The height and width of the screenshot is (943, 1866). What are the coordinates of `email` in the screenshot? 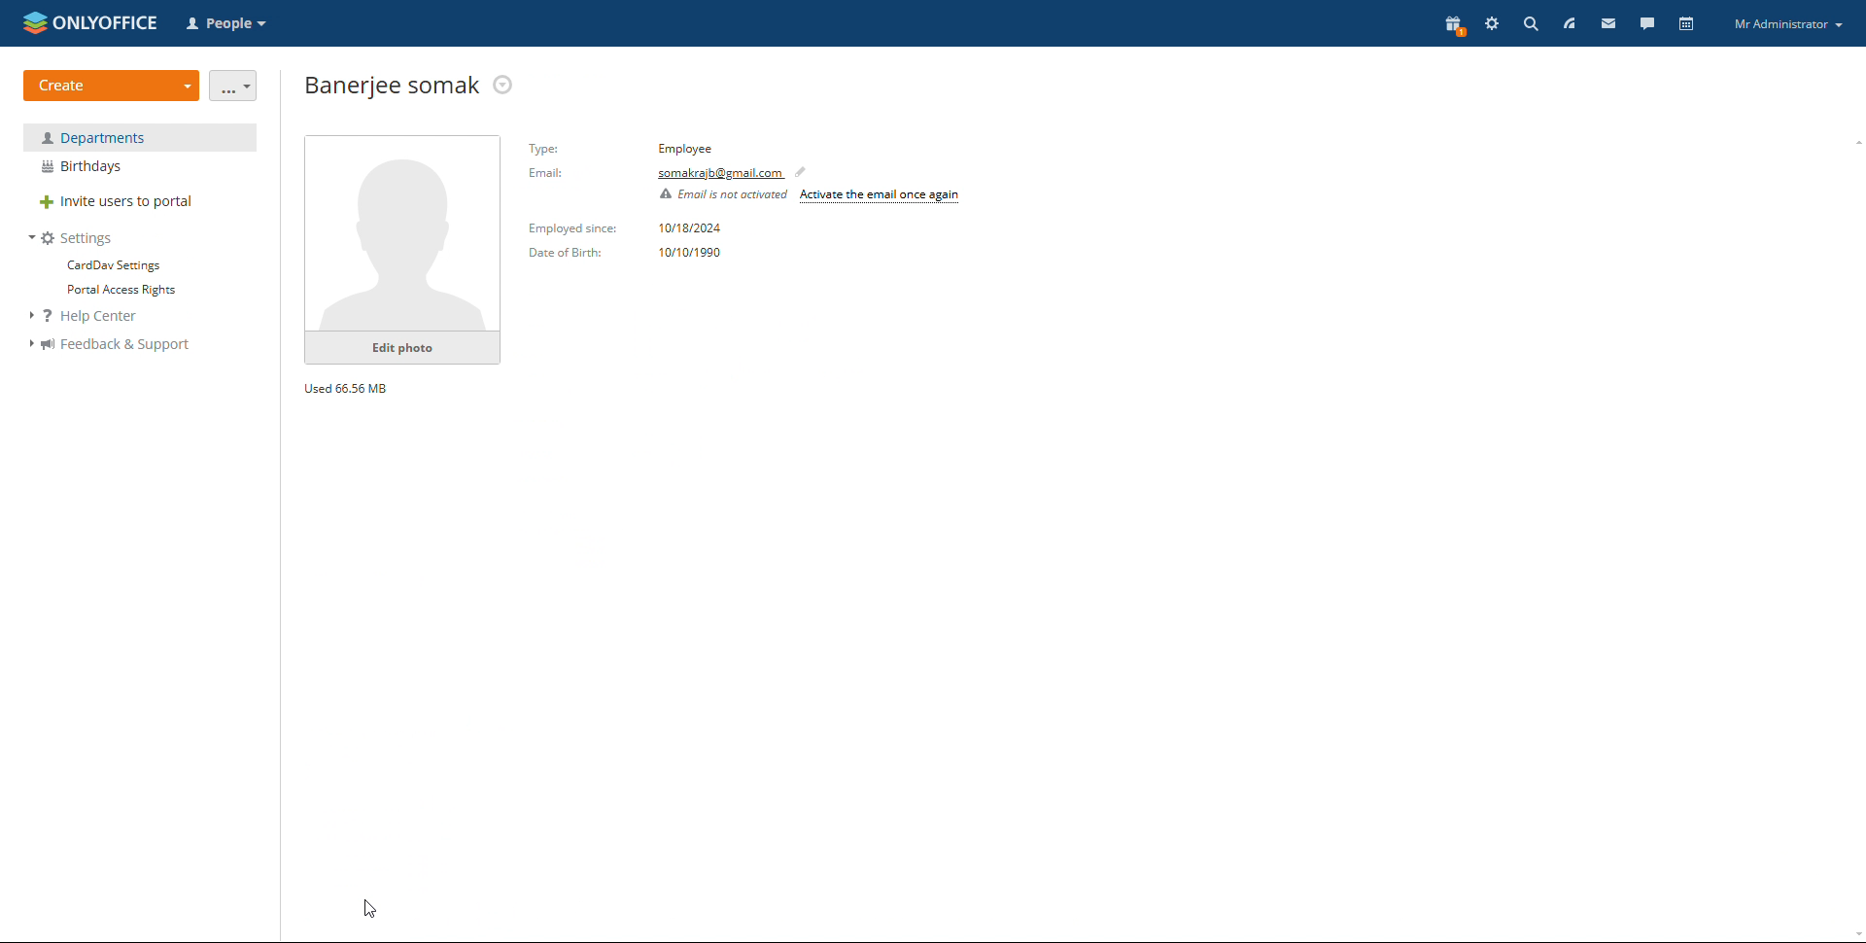 It's located at (720, 174).